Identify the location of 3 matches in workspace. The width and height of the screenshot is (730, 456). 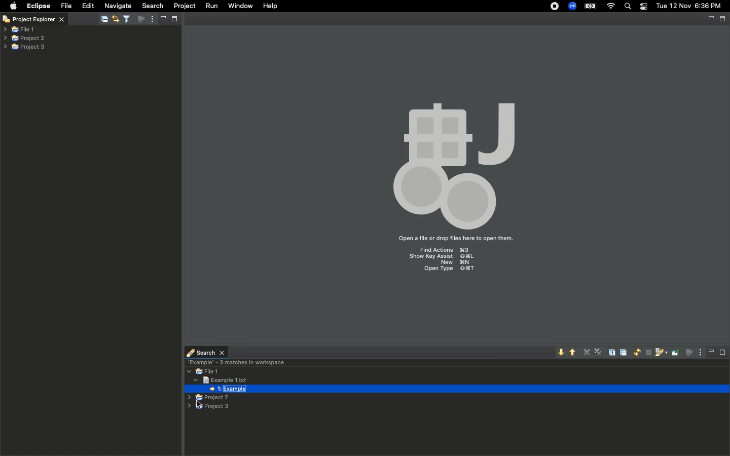
(236, 362).